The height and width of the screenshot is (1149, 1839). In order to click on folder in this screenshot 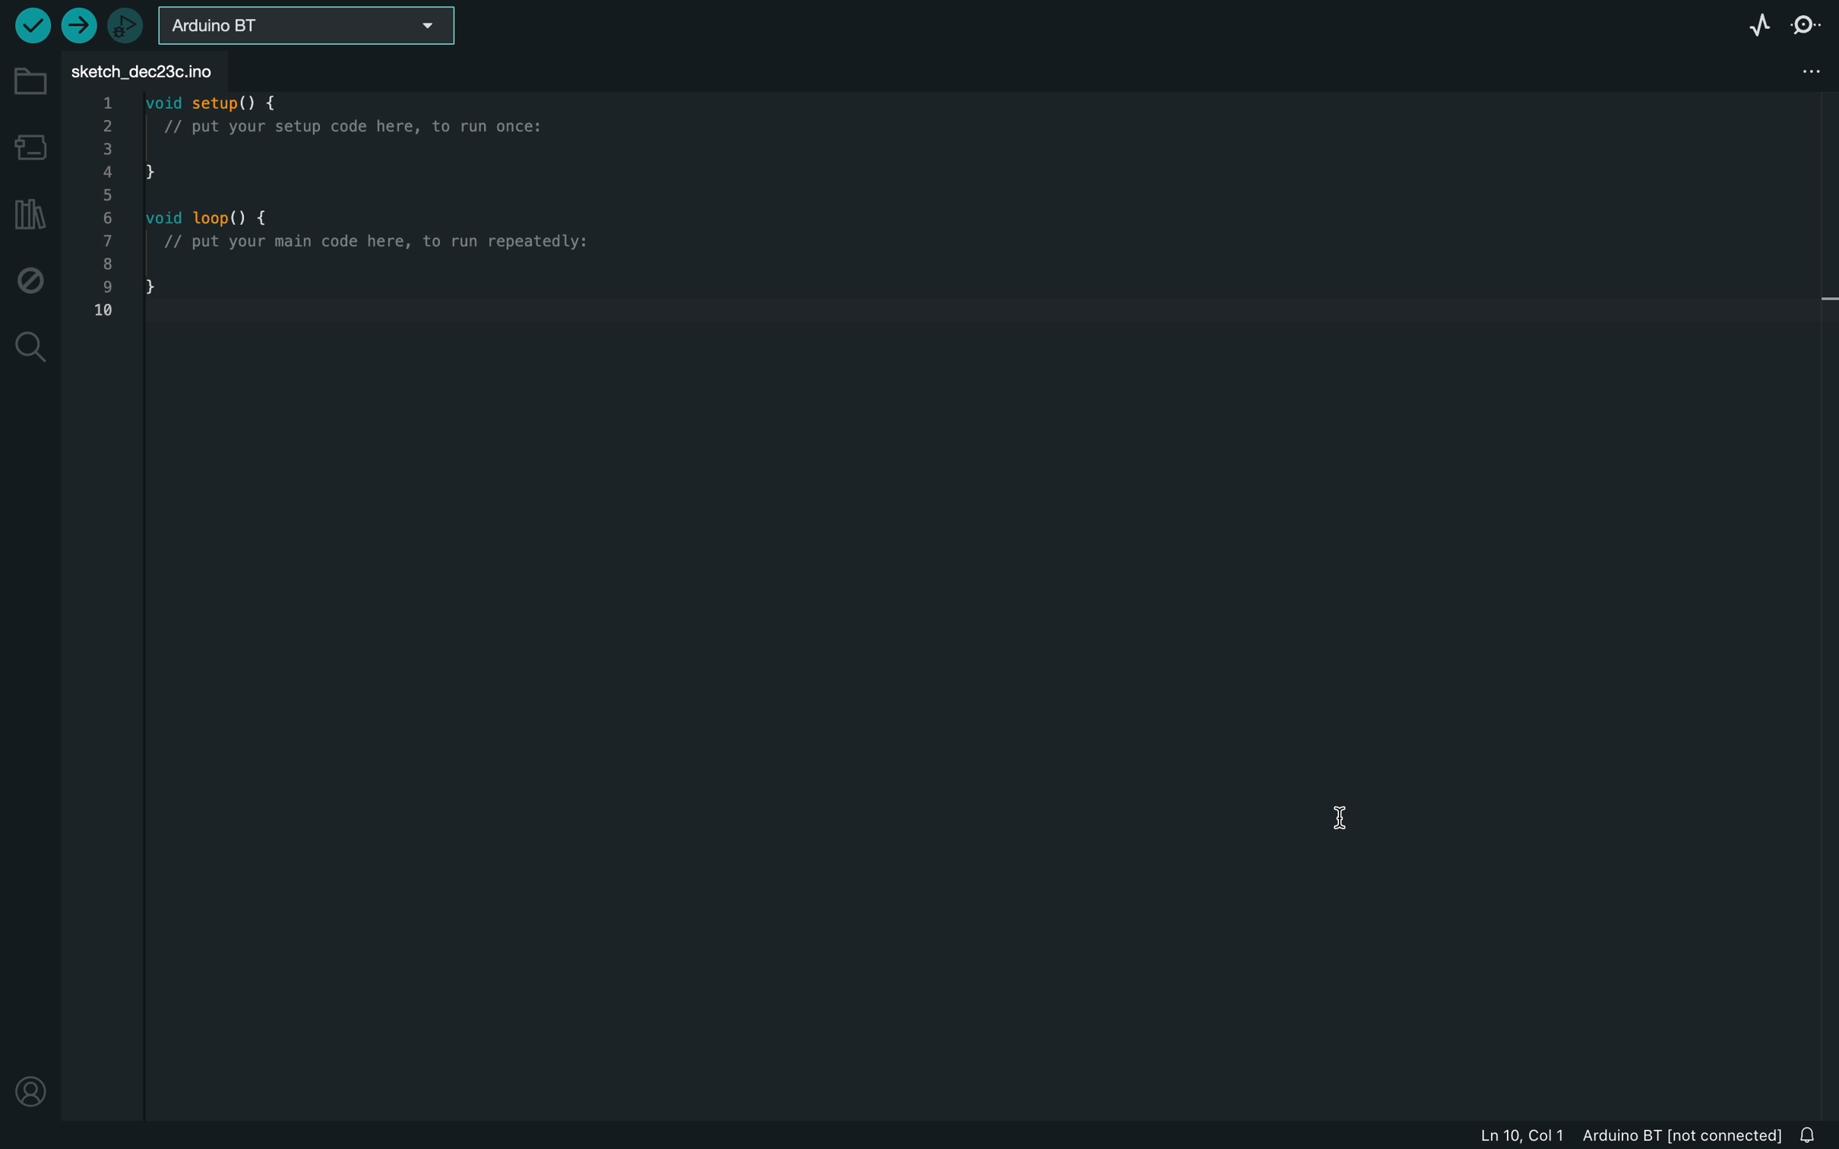, I will do `click(28, 81)`.